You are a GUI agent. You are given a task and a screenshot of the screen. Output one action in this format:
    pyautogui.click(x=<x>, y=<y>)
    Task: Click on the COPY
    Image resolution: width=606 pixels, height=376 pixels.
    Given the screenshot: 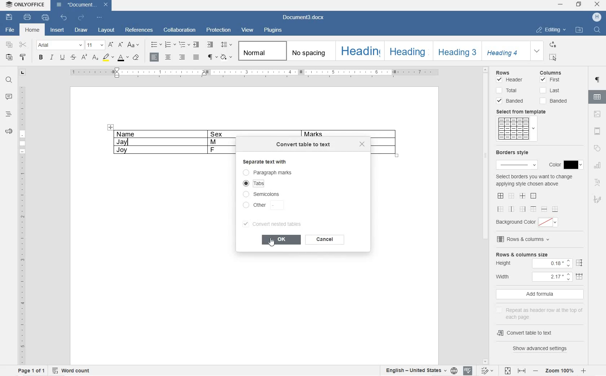 What is the action you would take?
    pyautogui.click(x=9, y=45)
    